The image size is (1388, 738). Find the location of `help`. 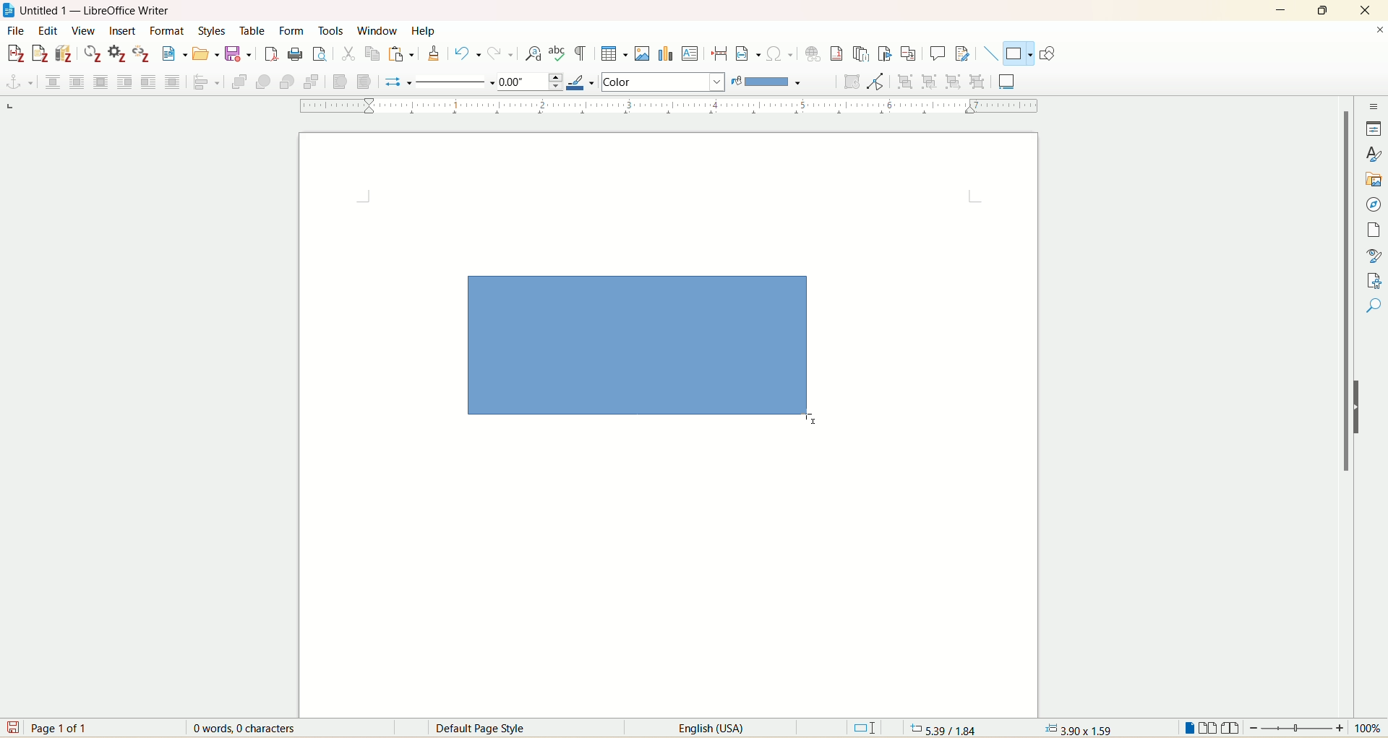

help is located at coordinates (423, 30).